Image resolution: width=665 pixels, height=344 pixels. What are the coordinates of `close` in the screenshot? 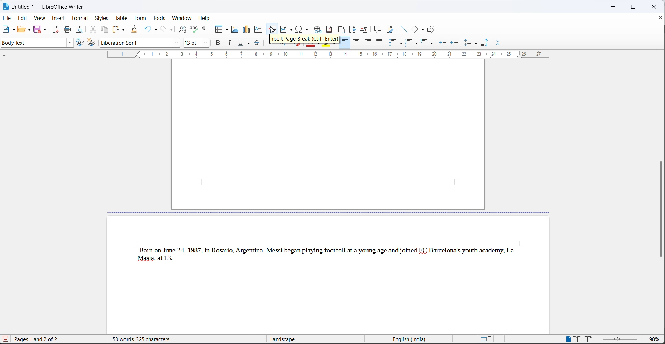 It's located at (653, 7).